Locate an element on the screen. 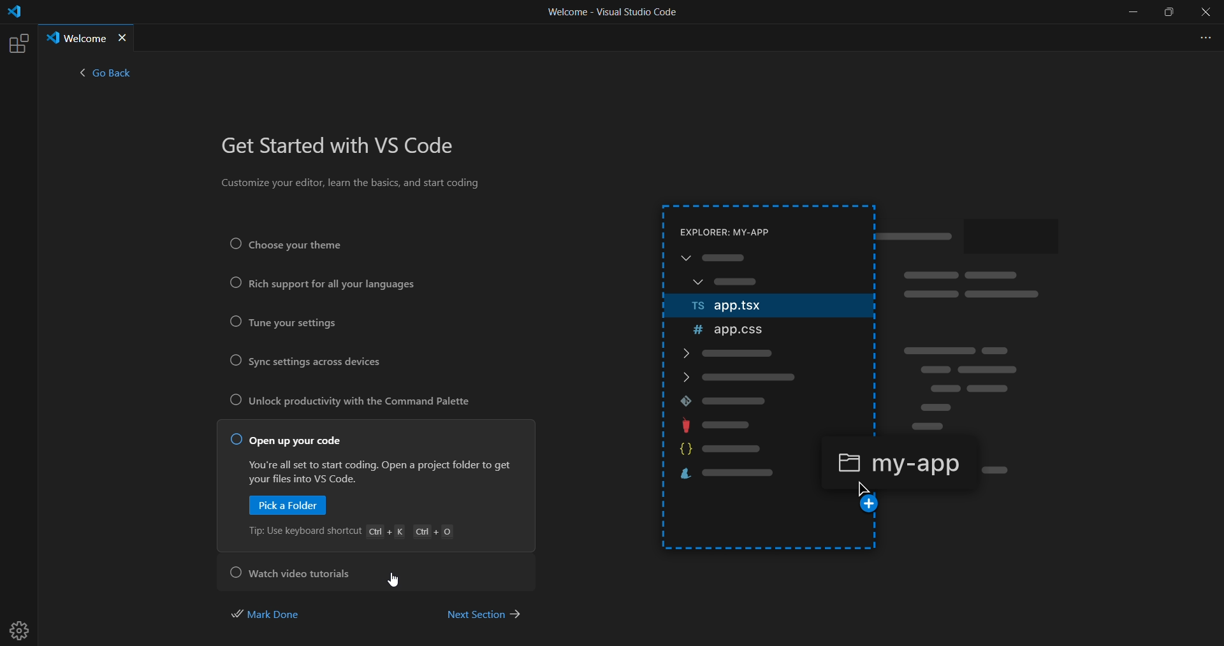 This screenshot has width=1224, height=646. You're all set to start coding. Open a project folder to get your files into VS Code. is located at coordinates (377, 471).